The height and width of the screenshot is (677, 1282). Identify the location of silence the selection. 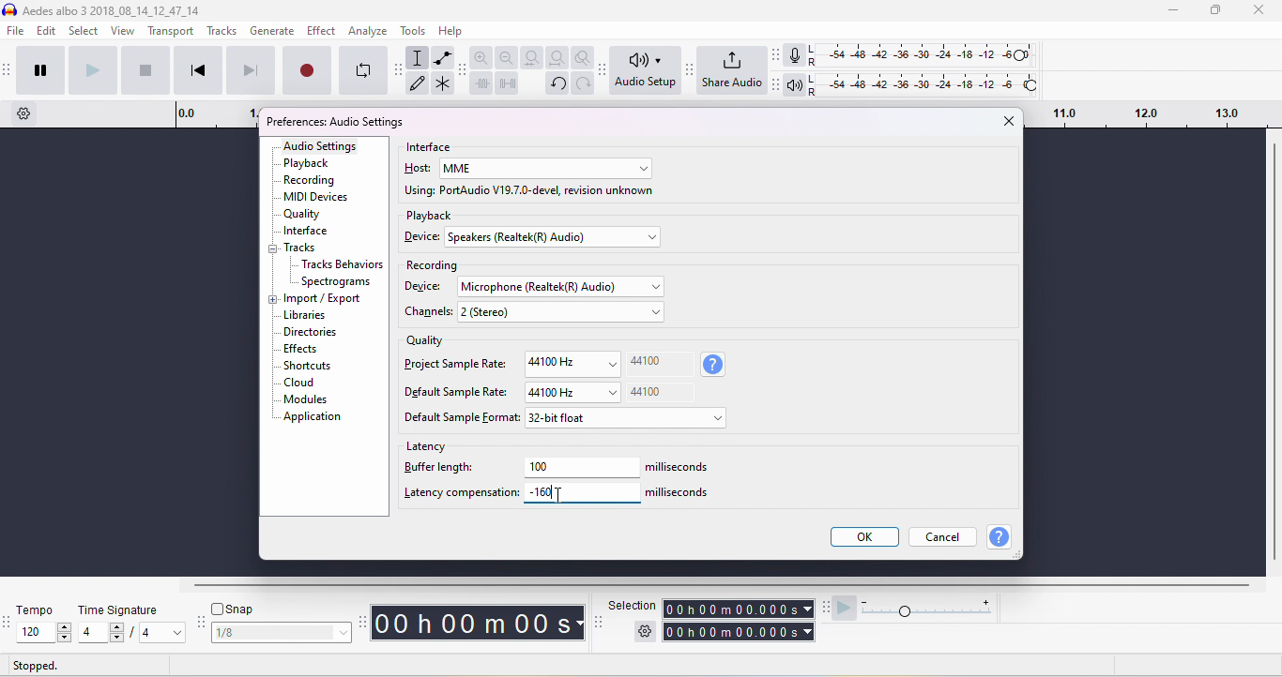
(511, 86).